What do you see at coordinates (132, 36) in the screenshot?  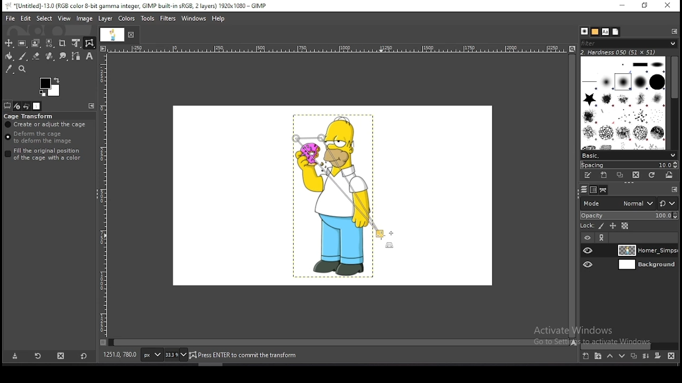 I see `close` at bounding box center [132, 36].